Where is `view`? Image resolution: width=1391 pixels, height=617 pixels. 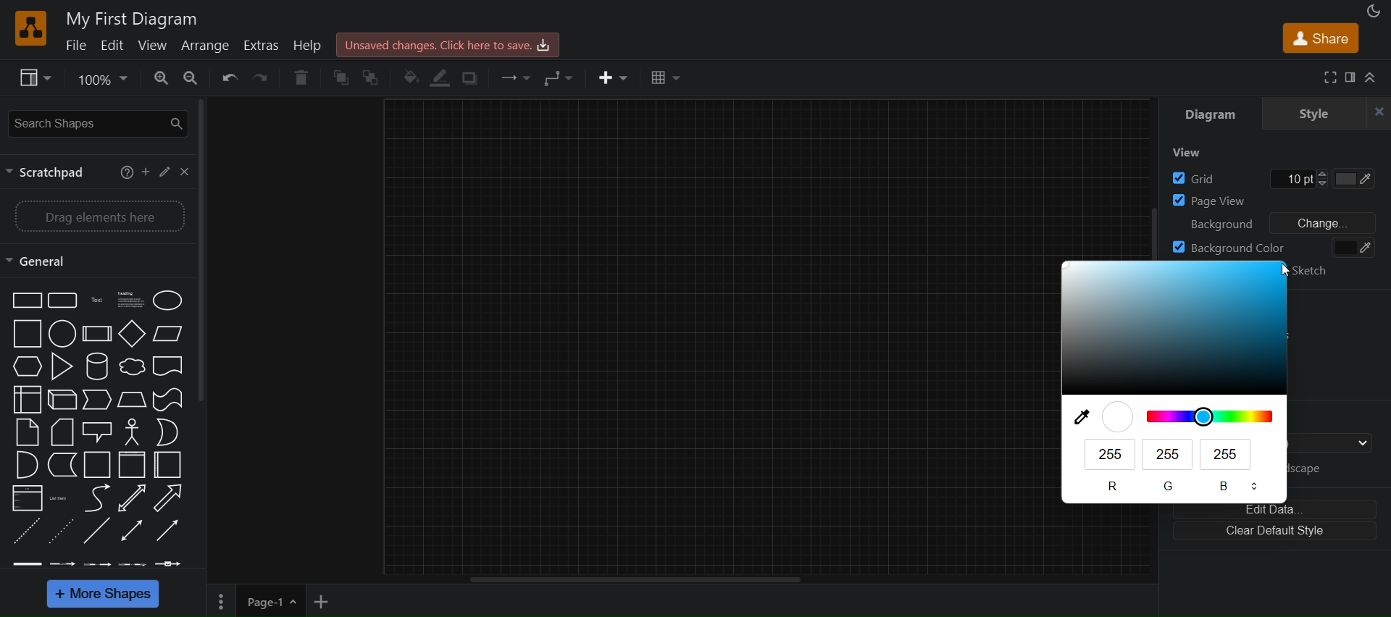 view is located at coordinates (35, 78).